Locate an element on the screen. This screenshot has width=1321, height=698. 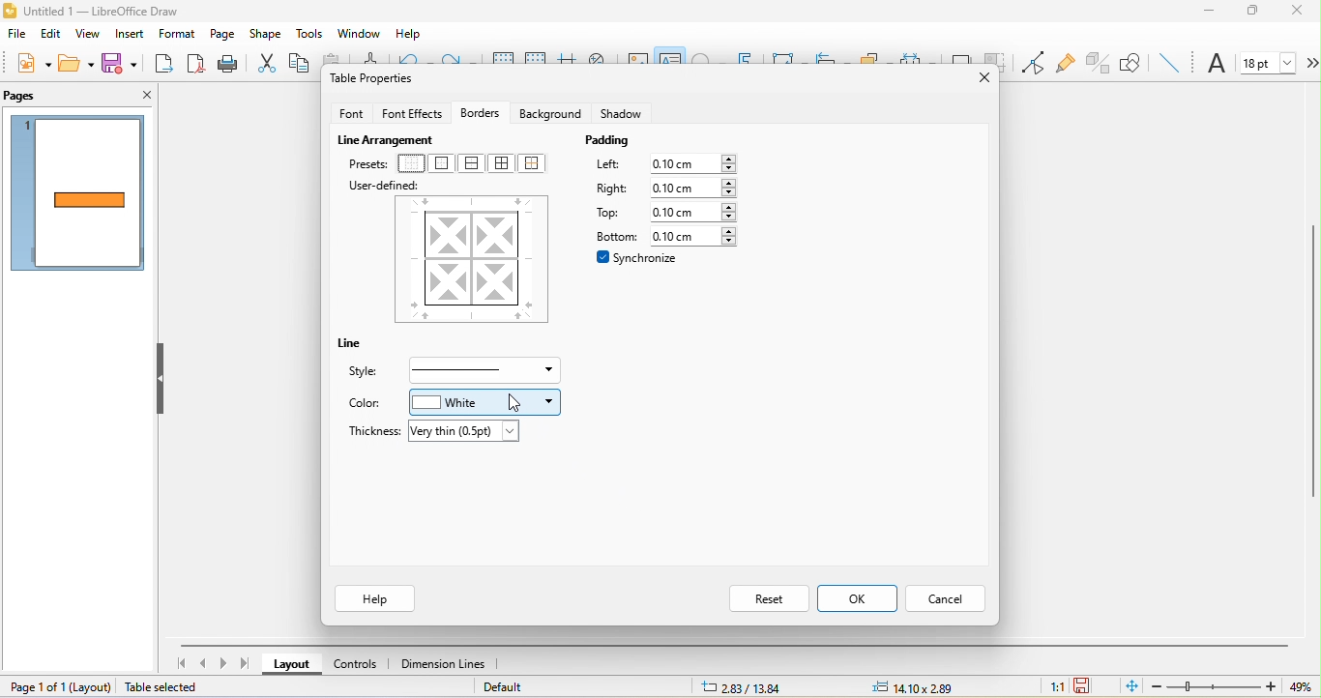
open is located at coordinates (79, 64).